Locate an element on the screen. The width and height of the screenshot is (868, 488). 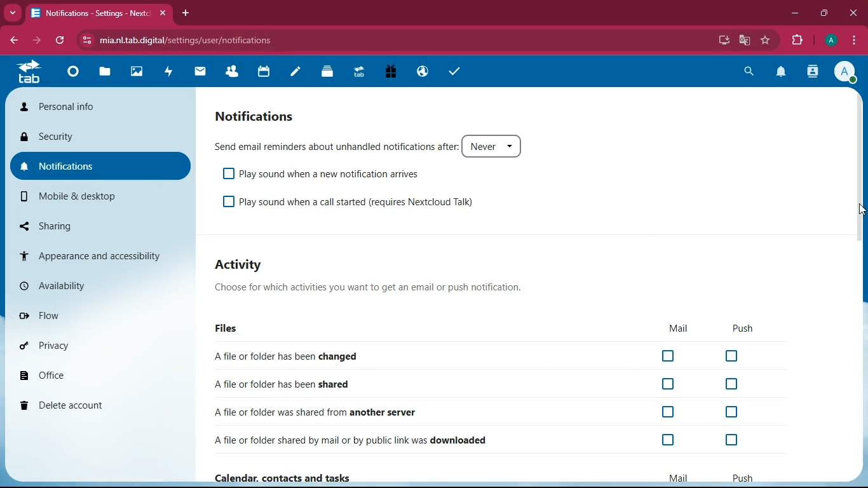
Send email reminders about unhandled notifications after is located at coordinates (333, 145).